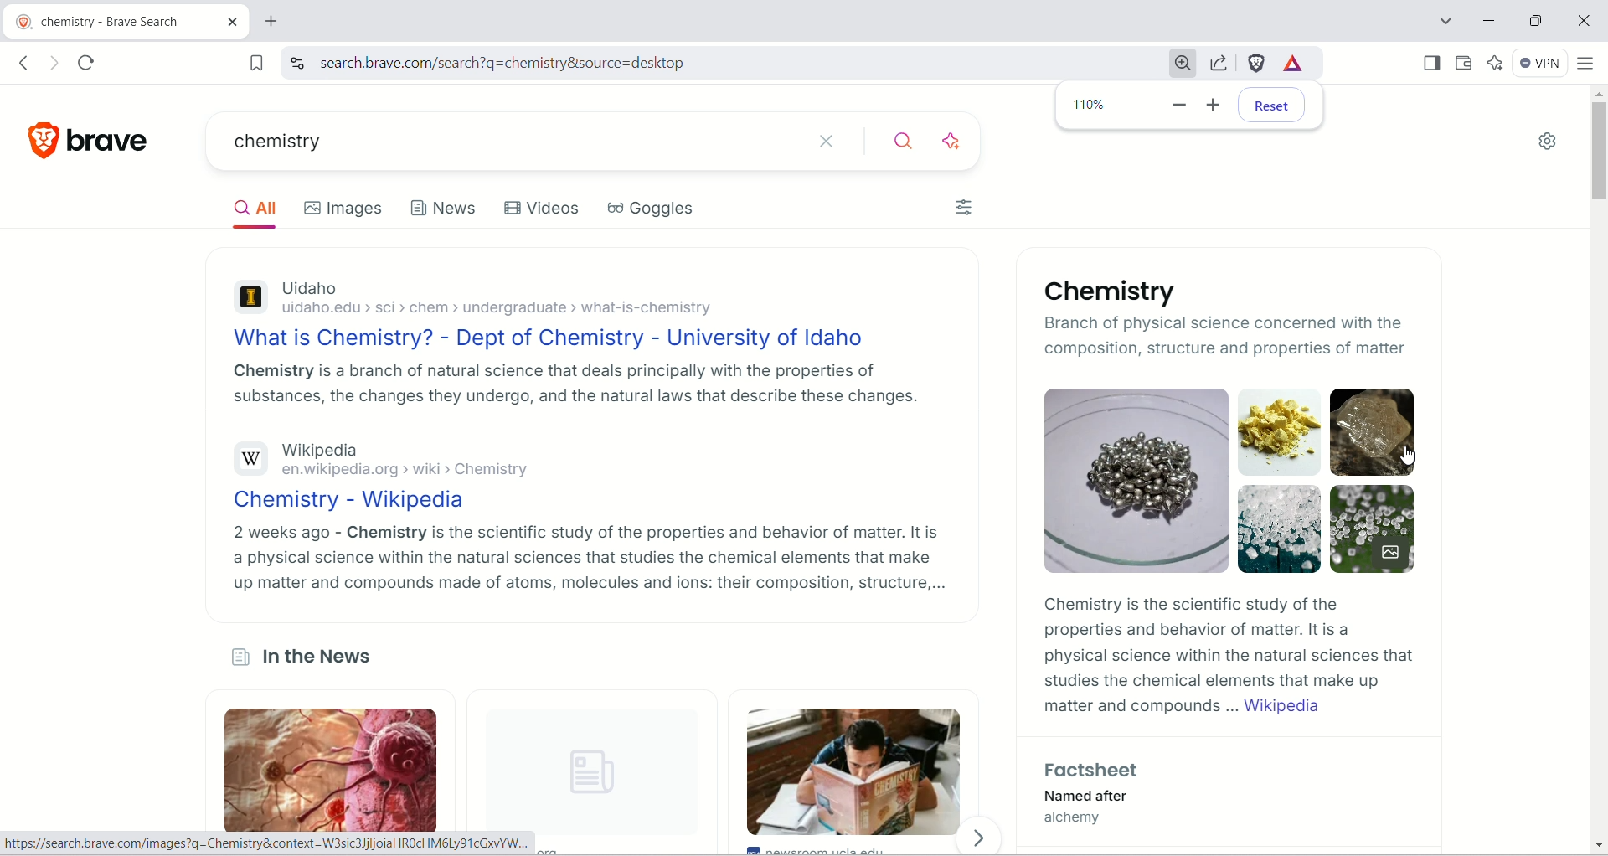 The image size is (1608, 856). I want to click on Zoom , so click(1180, 62).